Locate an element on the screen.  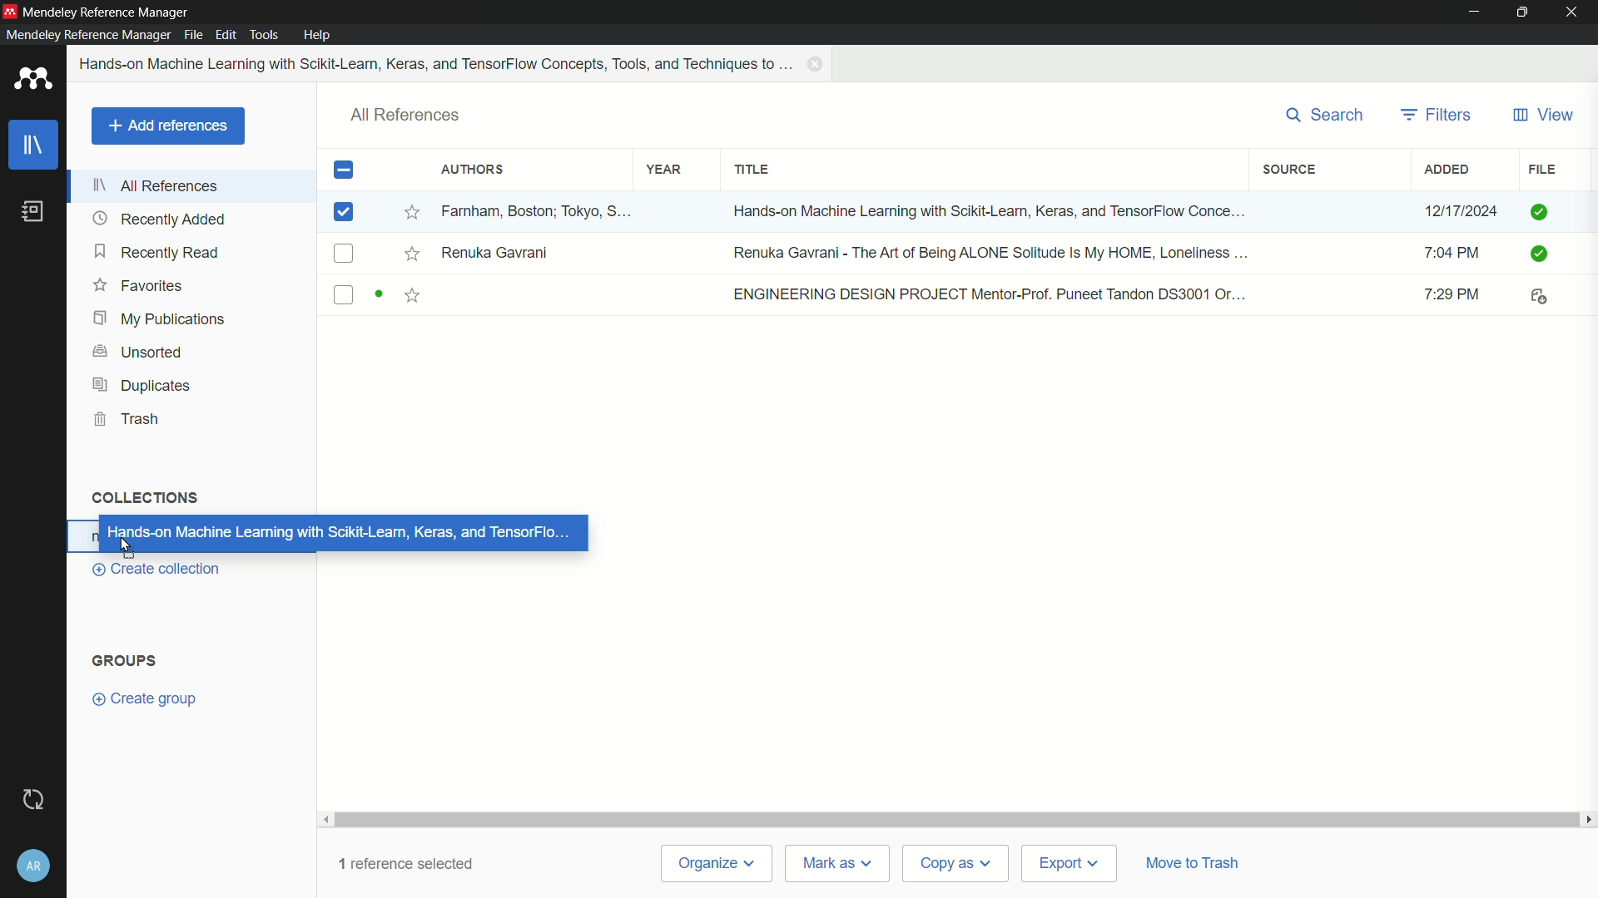
book-3 is located at coordinates (950, 296).